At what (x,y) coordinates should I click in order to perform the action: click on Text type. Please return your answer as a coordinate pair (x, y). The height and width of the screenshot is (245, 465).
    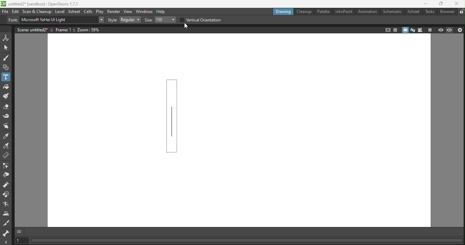
    Looking at the image, I should click on (58, 20).